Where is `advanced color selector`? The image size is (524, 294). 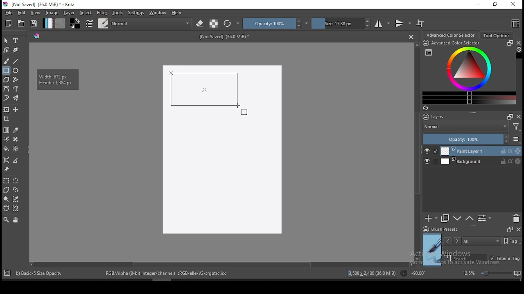 advanced color selector is located at coordinates (468, 72).